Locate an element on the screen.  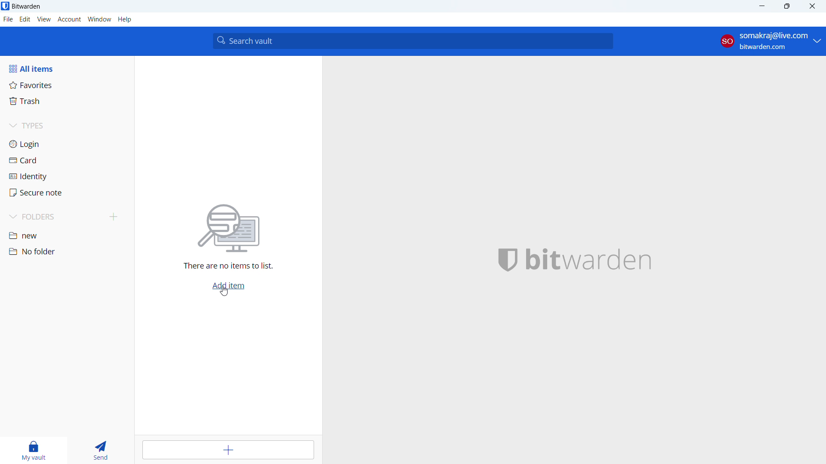
maximize is located at coordinates (786, 6).